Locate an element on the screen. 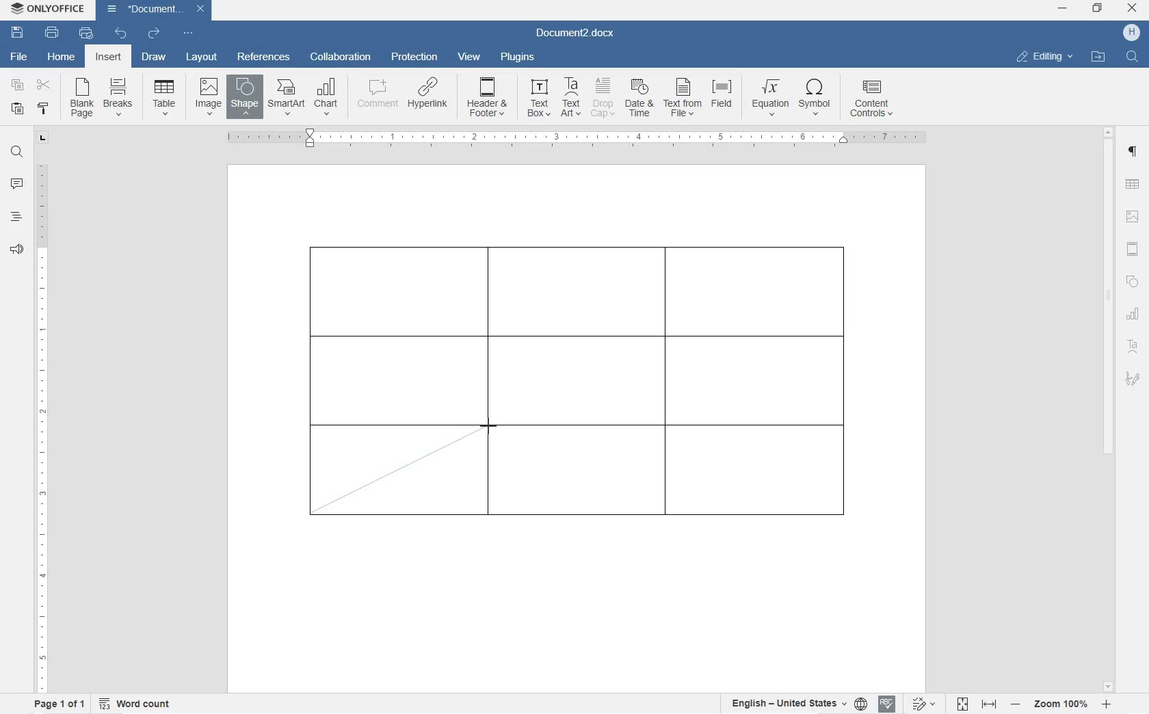  HYPERLINK is located at coordinates (428, 98).